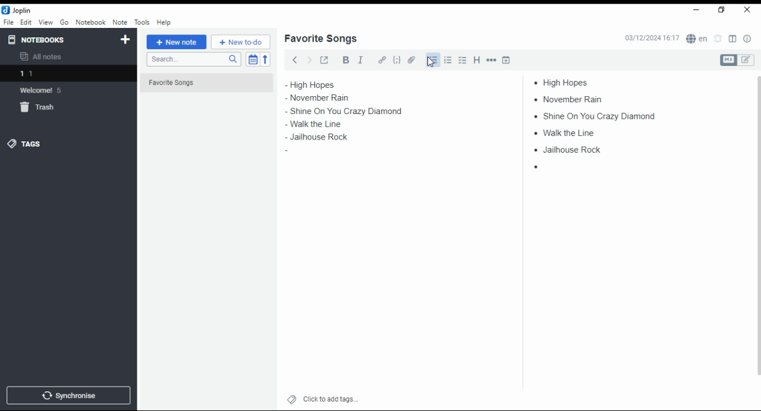 The height and width of the screenshot is (411, 761). Describe the element at coordinates (46, 23) in the screenshot. I see `view` at that location.